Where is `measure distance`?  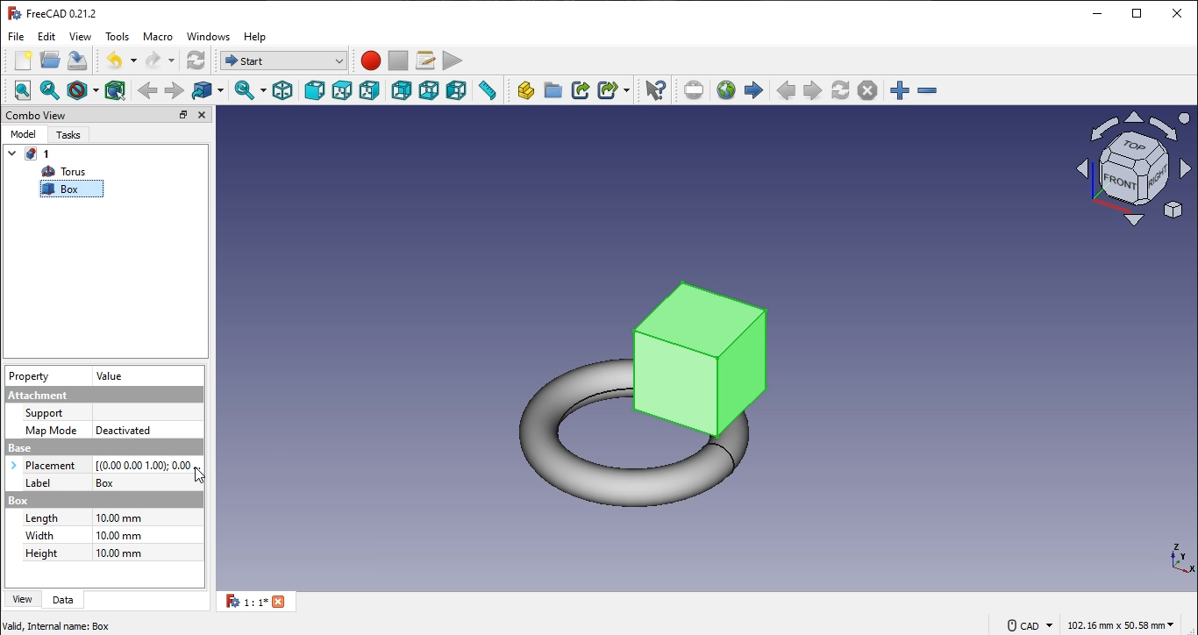
measure distance is located at coordinates (488, 91).